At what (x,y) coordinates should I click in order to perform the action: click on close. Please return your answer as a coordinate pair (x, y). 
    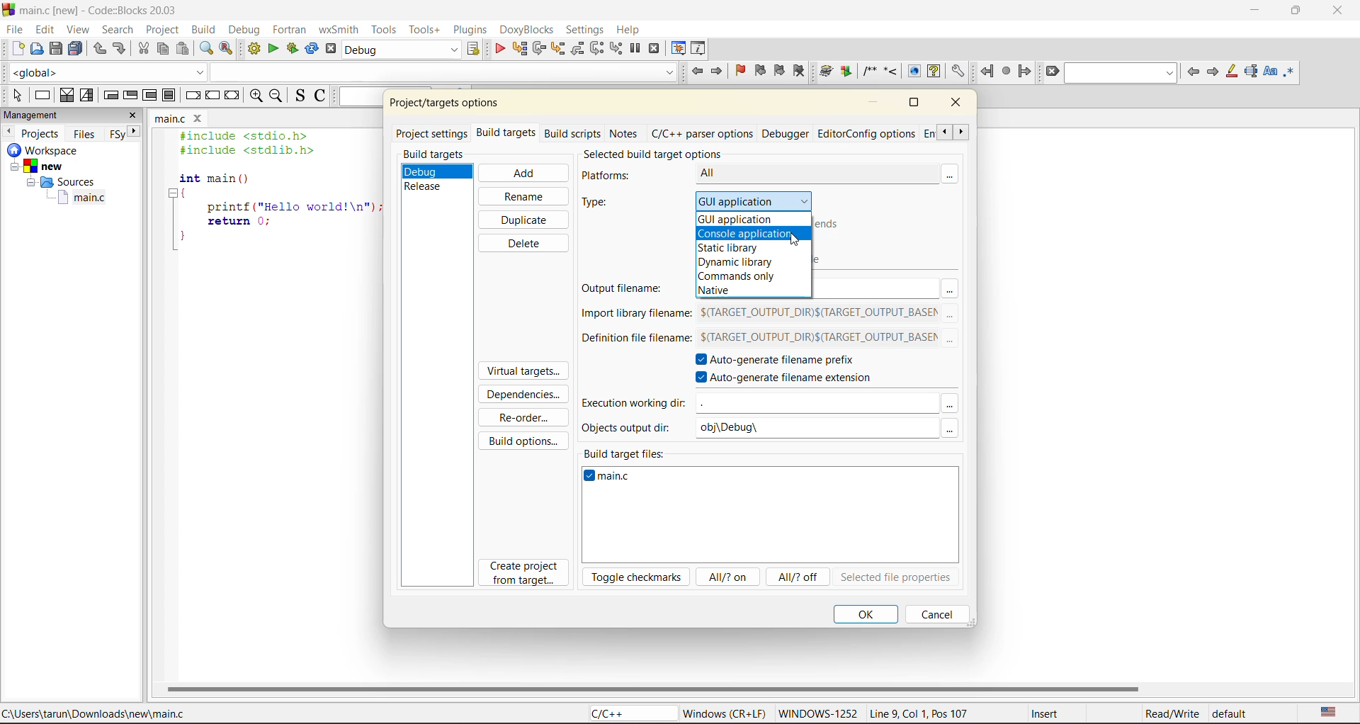
    Looking at the image, I should click on (135, 115).